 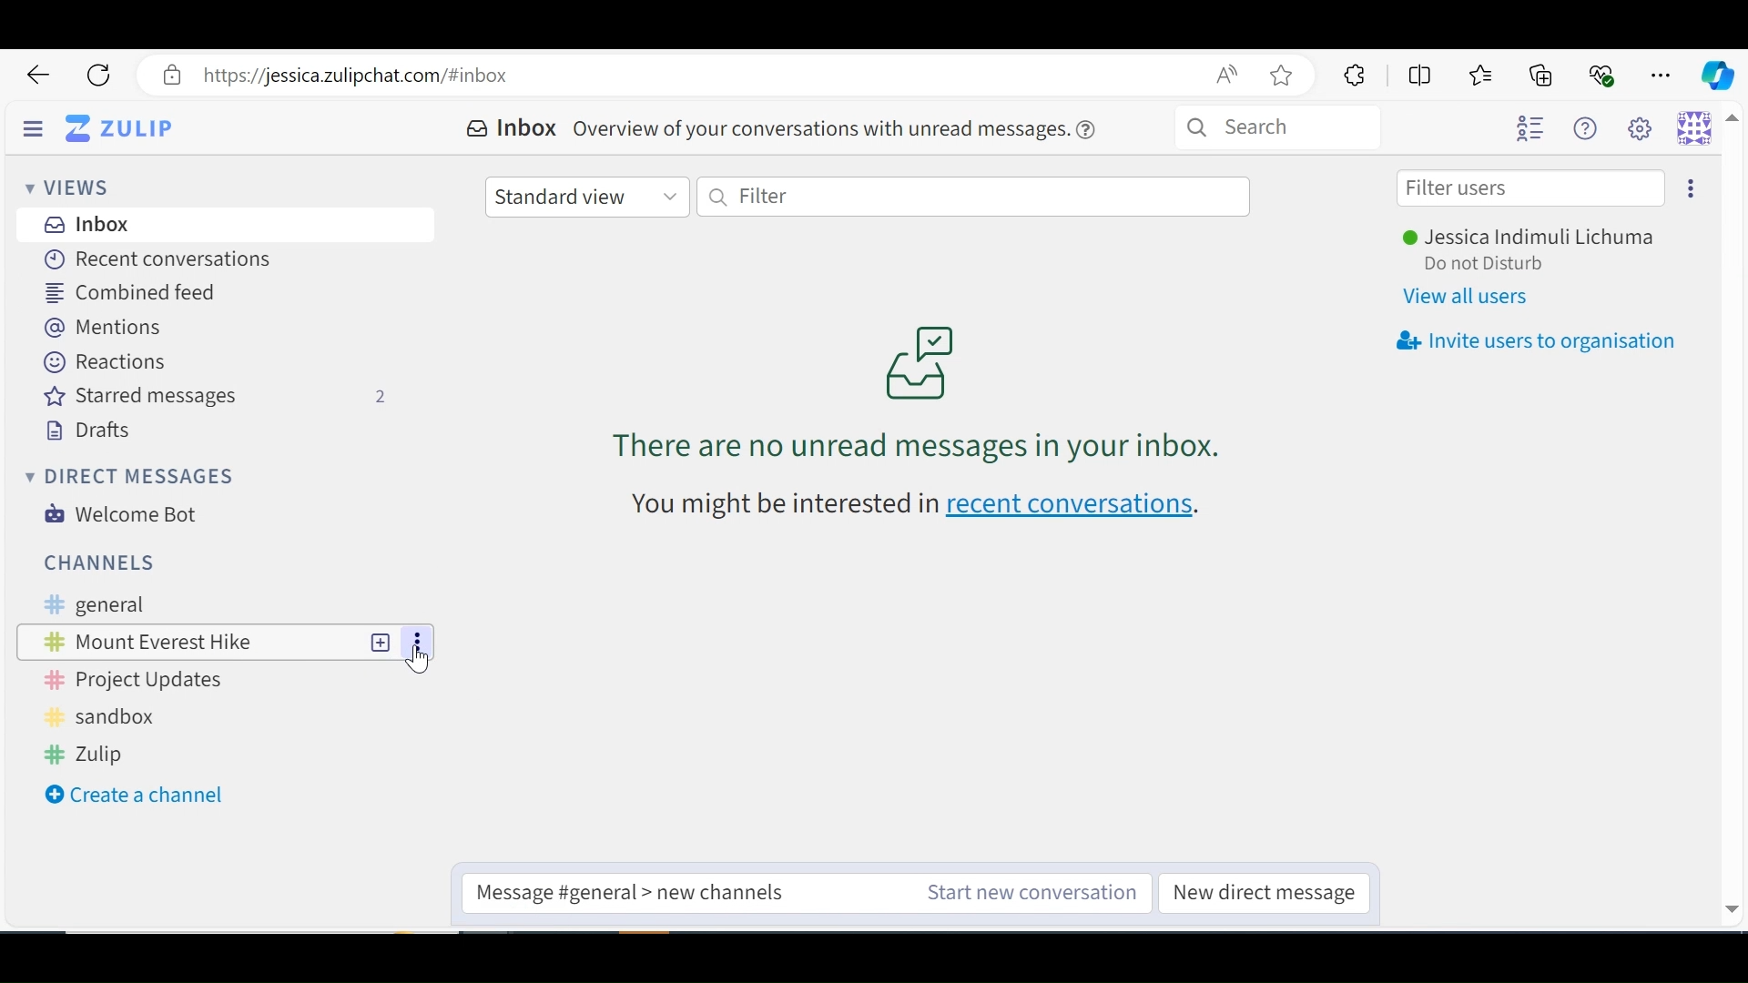 What do you see at coordinates (976, 198) in the screenshot?
I see `Filter` at bounding box center [976, 198].